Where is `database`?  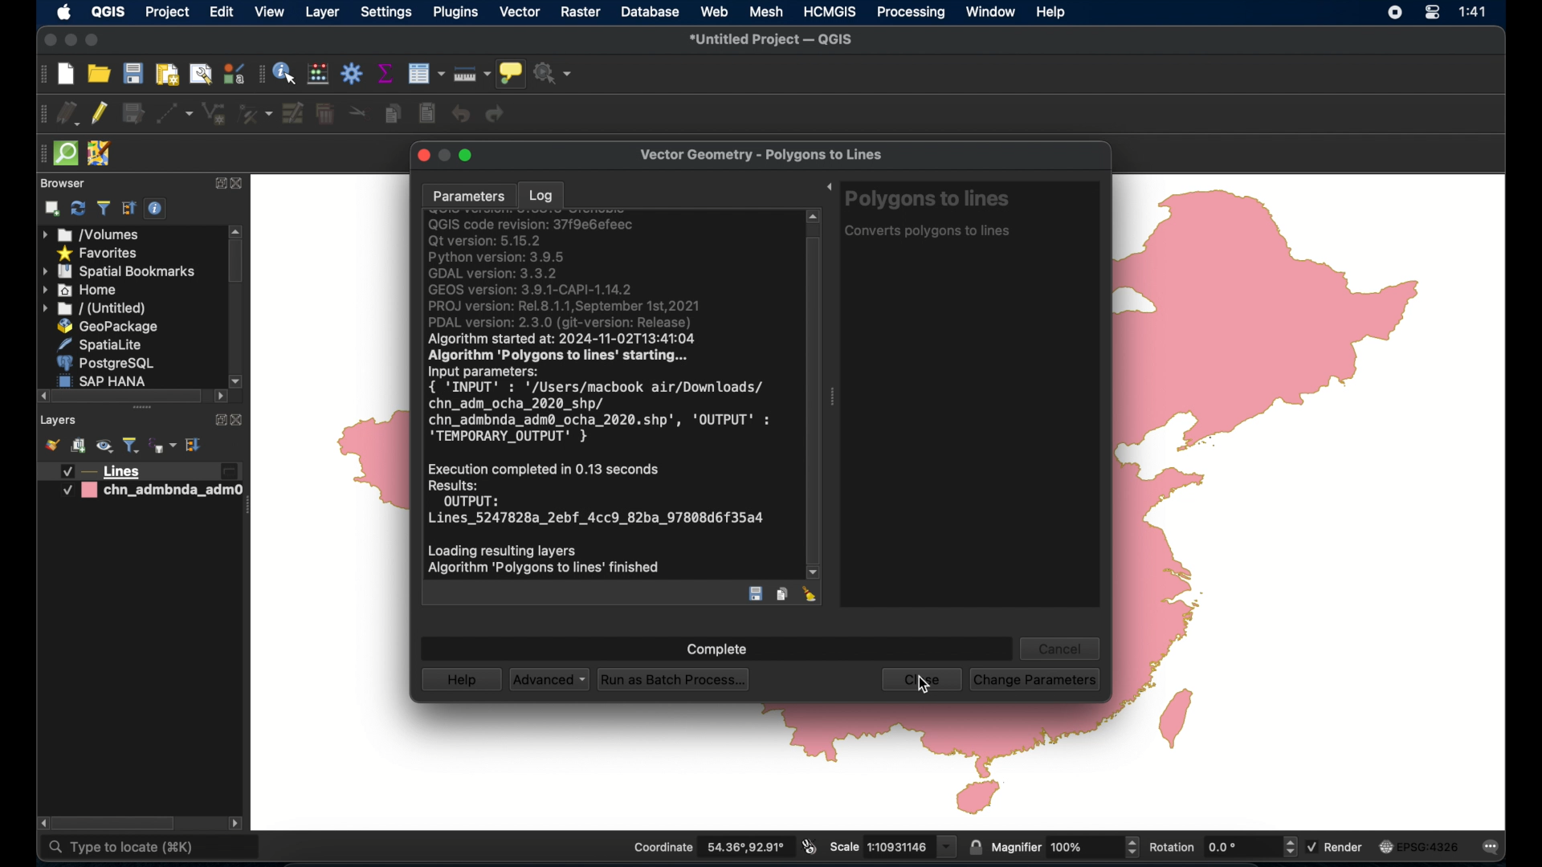 database is located at coordinates (650, 11).